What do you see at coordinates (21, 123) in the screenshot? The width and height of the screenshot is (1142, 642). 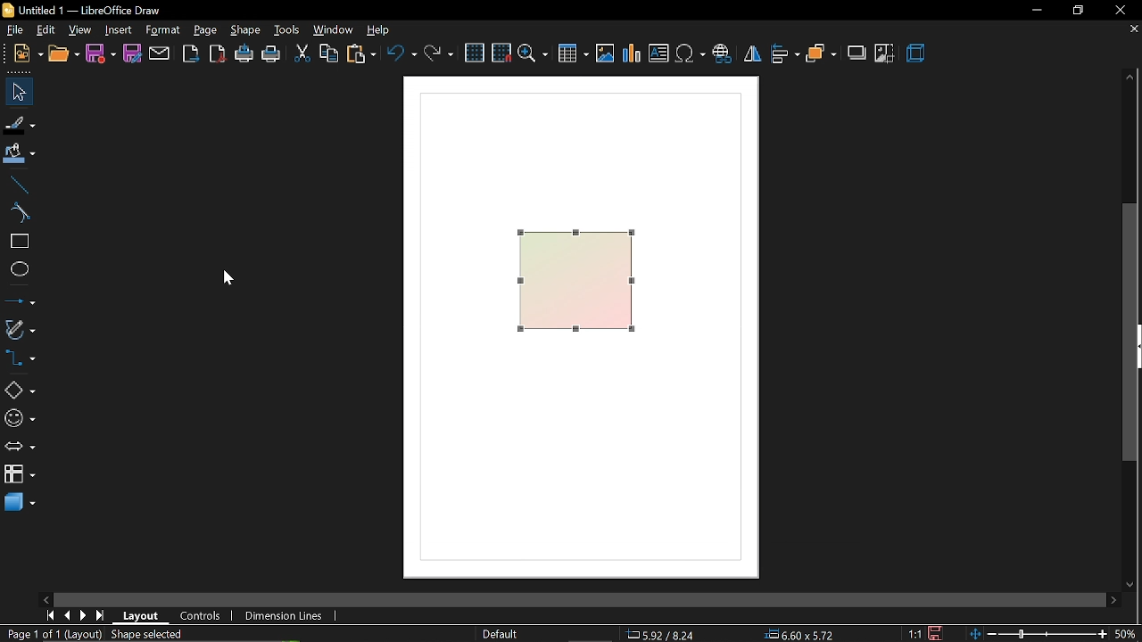 I see `fill line` at bounding box center [21, 123].